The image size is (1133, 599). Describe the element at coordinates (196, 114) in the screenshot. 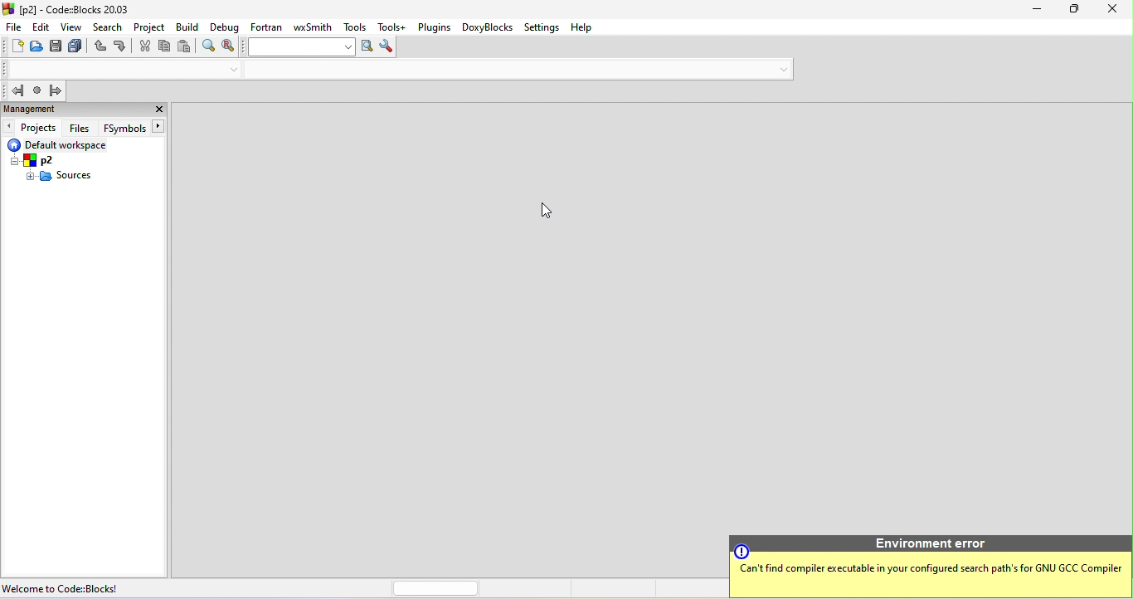

I see `start here` at that location.